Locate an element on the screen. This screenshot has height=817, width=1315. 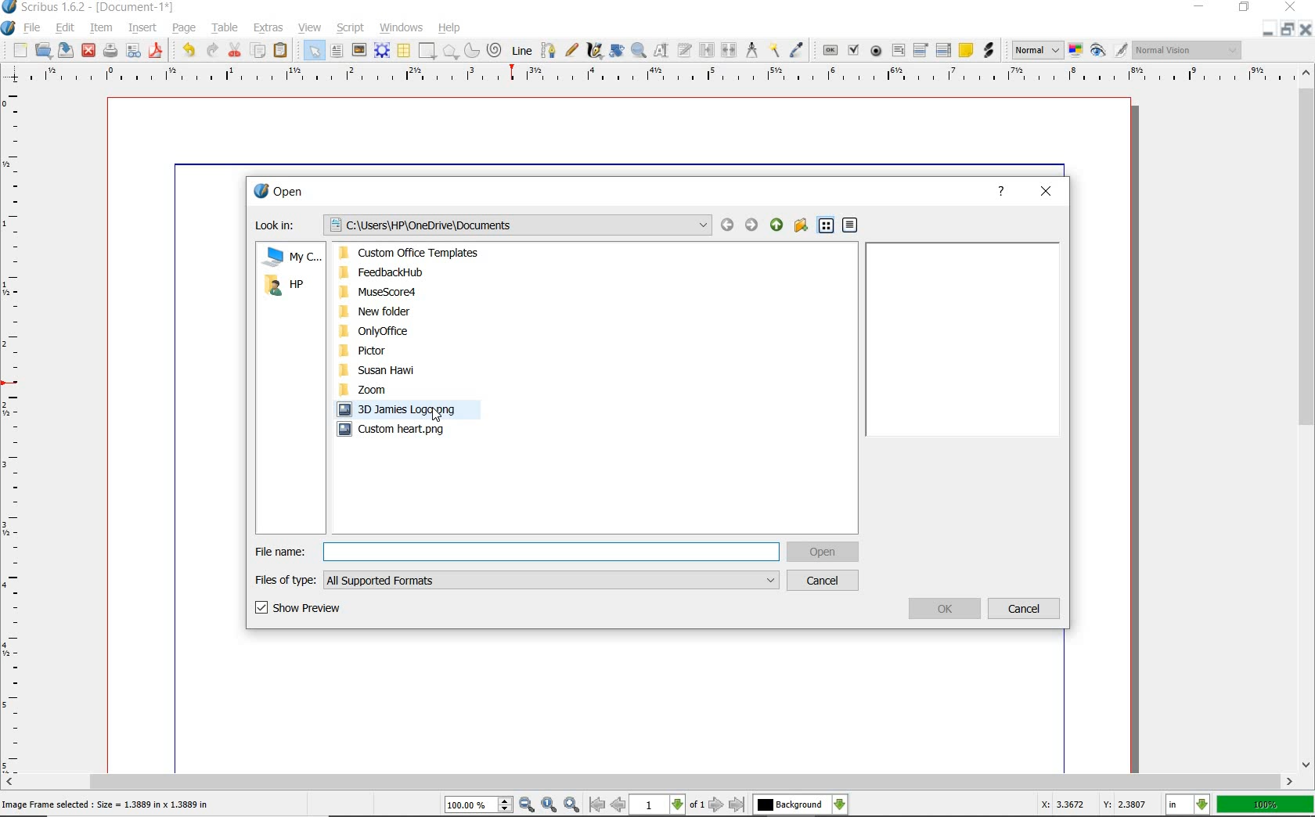
pdf check box is located at coordinates (853, 51).